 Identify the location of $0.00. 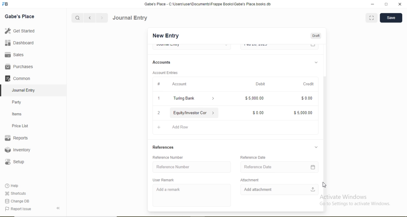
(258, 113).